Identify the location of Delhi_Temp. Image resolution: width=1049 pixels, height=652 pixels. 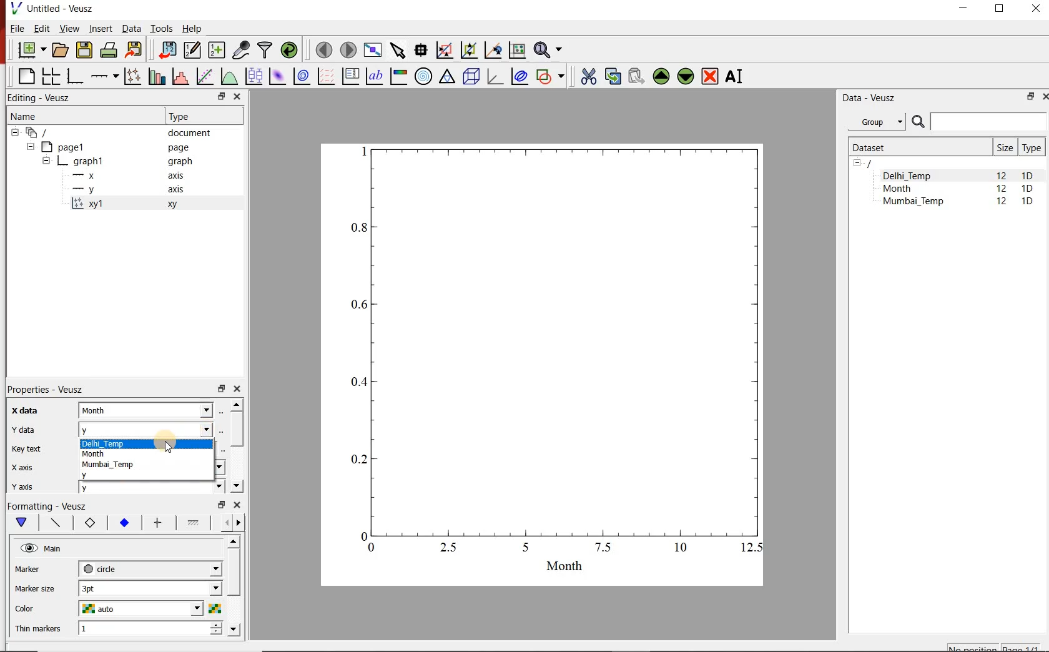
(909, 175).